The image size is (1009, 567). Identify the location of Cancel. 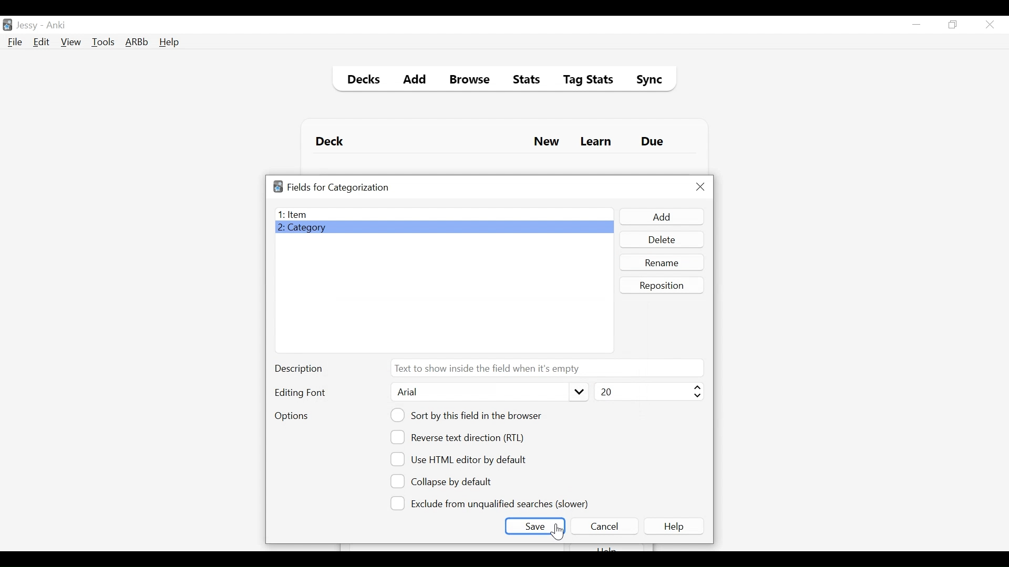
(604, 526).